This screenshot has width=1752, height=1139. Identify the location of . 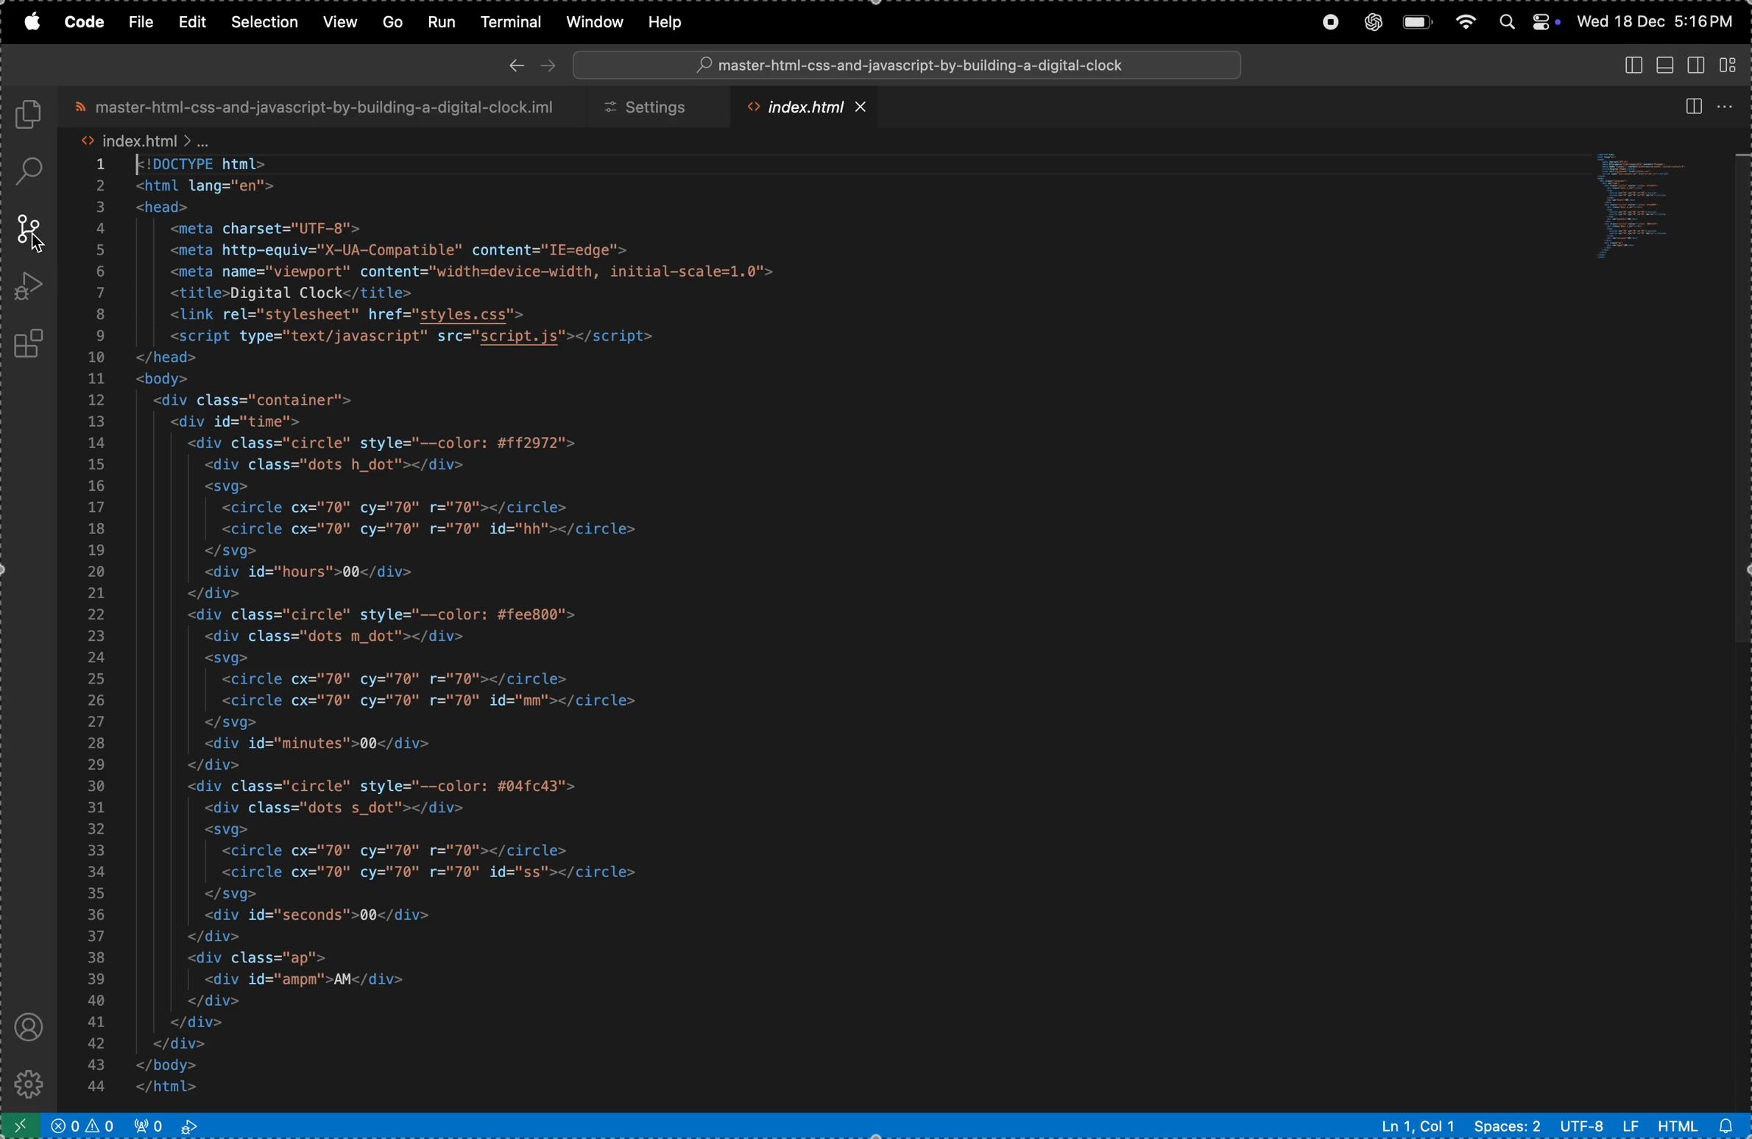
(1741, 385).